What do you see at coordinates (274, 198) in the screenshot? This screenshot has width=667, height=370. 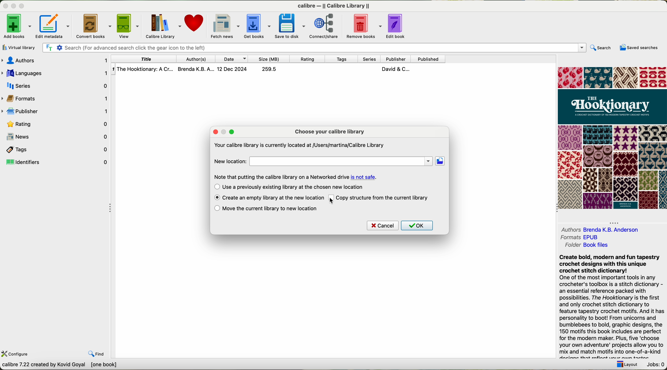 I see `click on create an empty library at the new location` at bounding box center [274, 198].